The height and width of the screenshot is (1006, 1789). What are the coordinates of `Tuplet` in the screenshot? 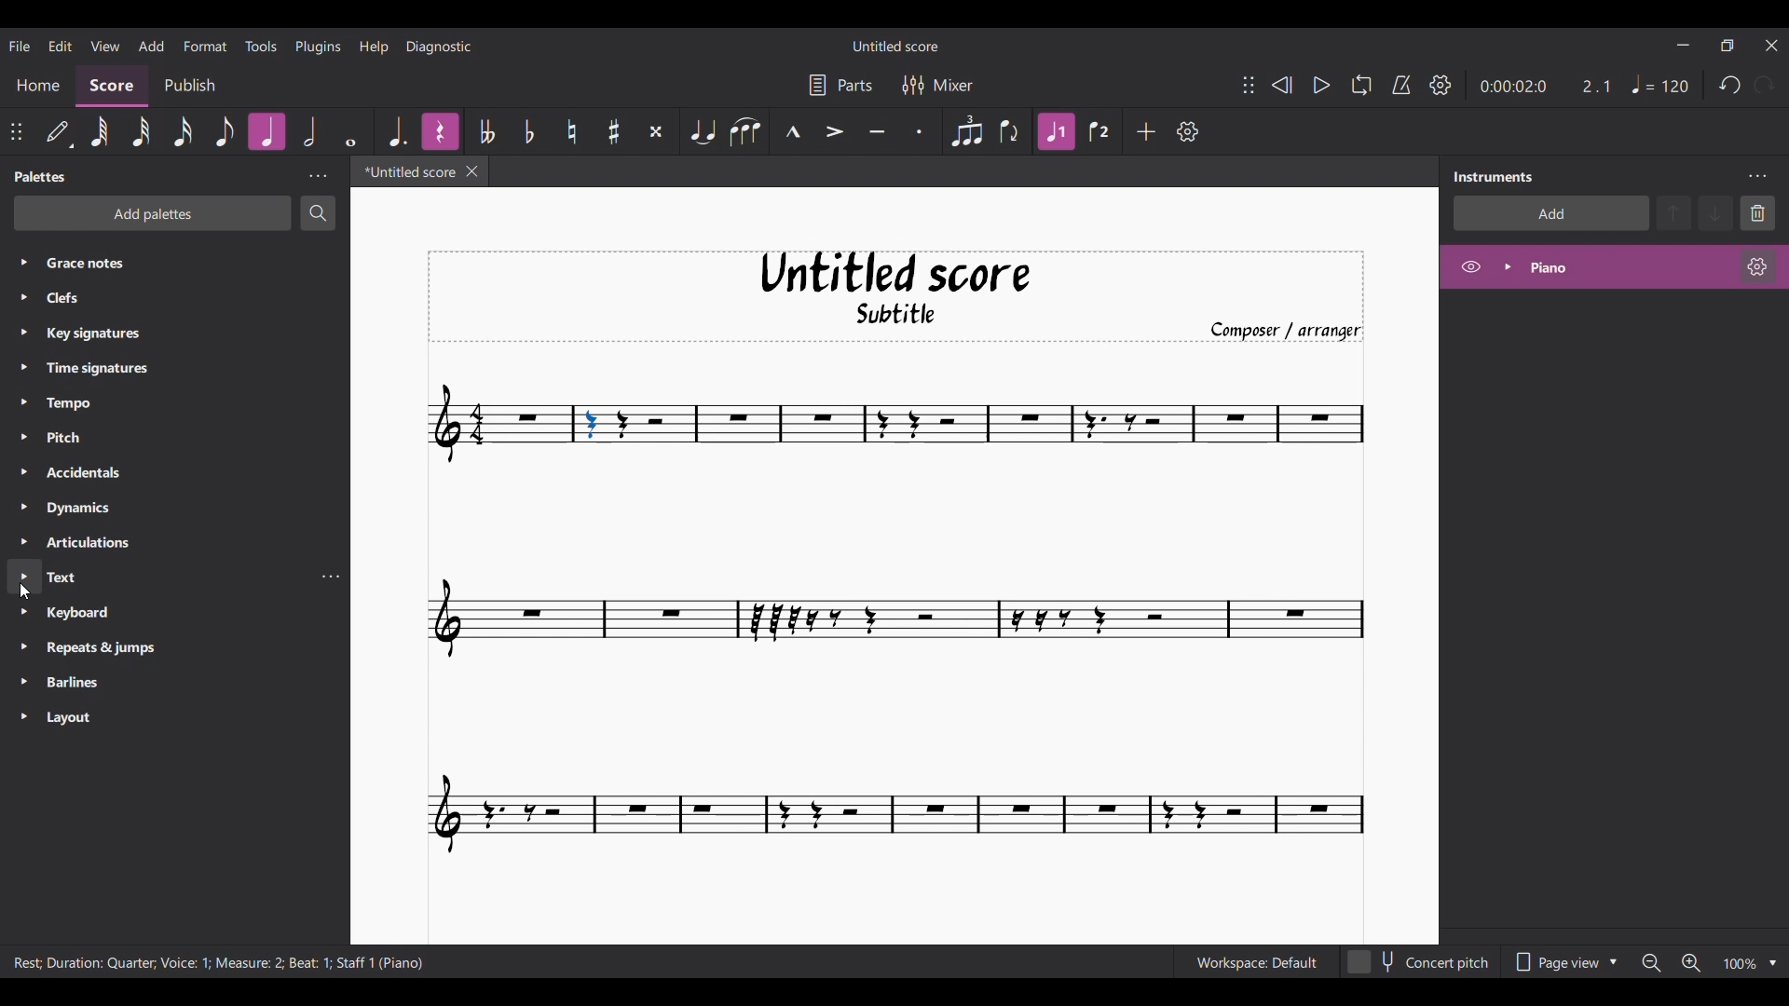 It's located at (967, 131).